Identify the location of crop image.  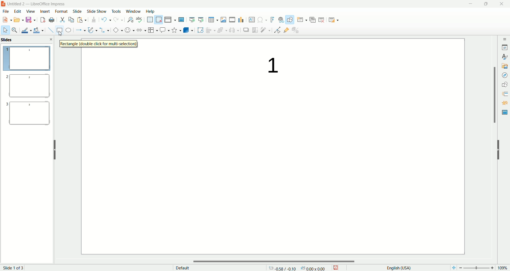
(255, 30).